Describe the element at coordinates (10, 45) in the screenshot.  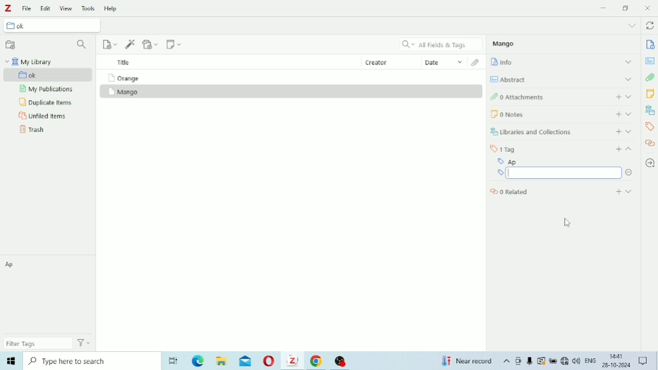
I see `New Collection` at that location.